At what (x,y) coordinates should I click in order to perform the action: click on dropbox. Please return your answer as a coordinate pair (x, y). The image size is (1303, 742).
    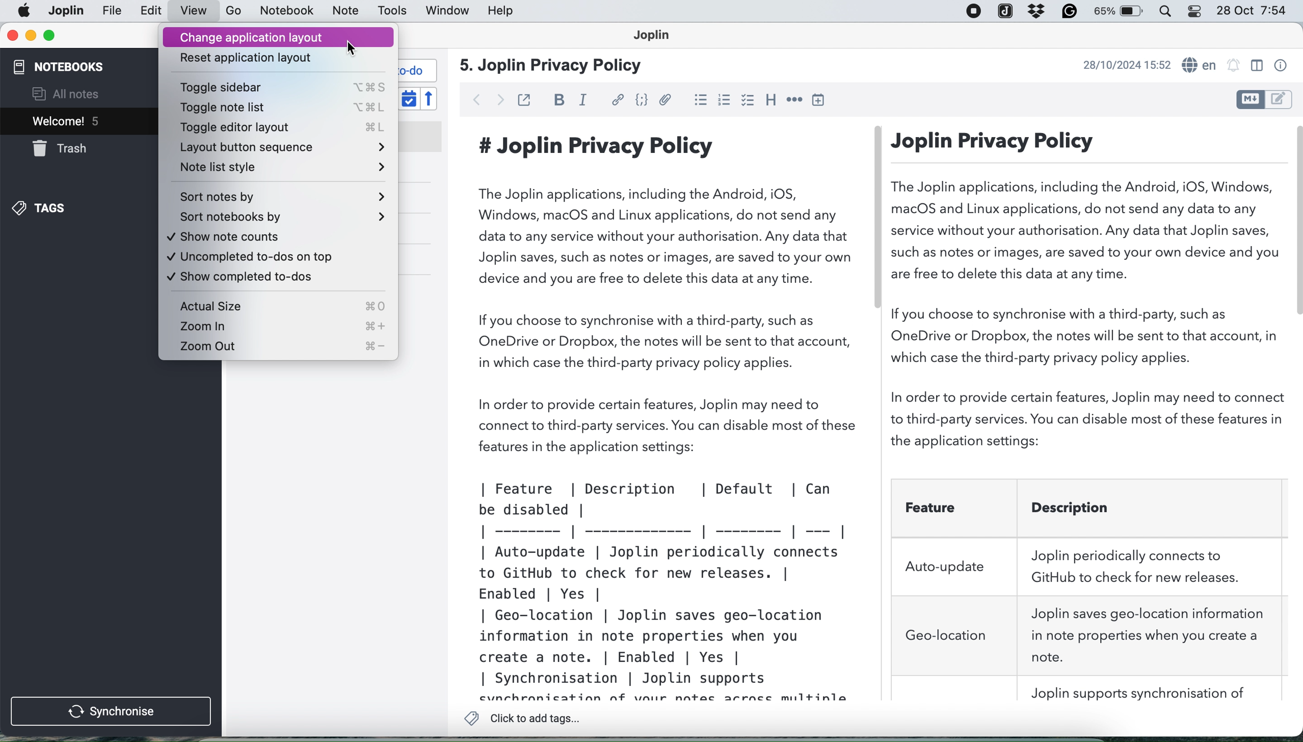
    Looking at the image, I should click on (1034, 11).